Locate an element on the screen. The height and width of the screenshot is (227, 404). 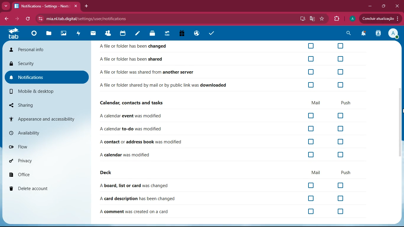
A file or folder shared by mail or by public link was downloaded is located at coordinates (164, 86).